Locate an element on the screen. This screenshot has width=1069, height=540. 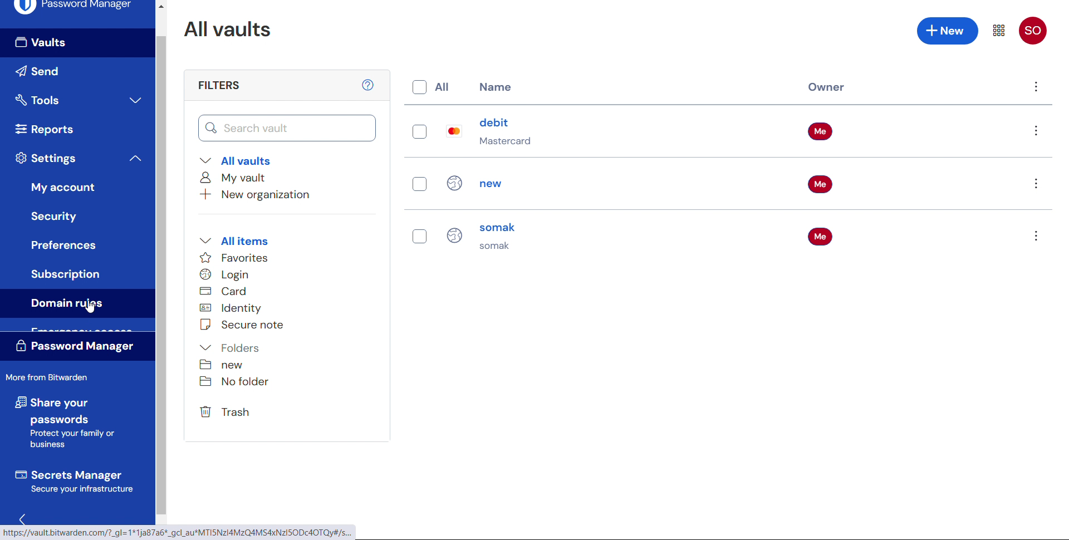
Options for entry "new" is located at coordinates (1035, 183).